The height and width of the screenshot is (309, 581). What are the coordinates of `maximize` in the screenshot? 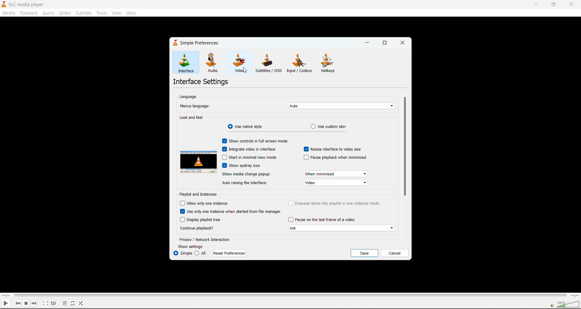 It's located at (385, 42).